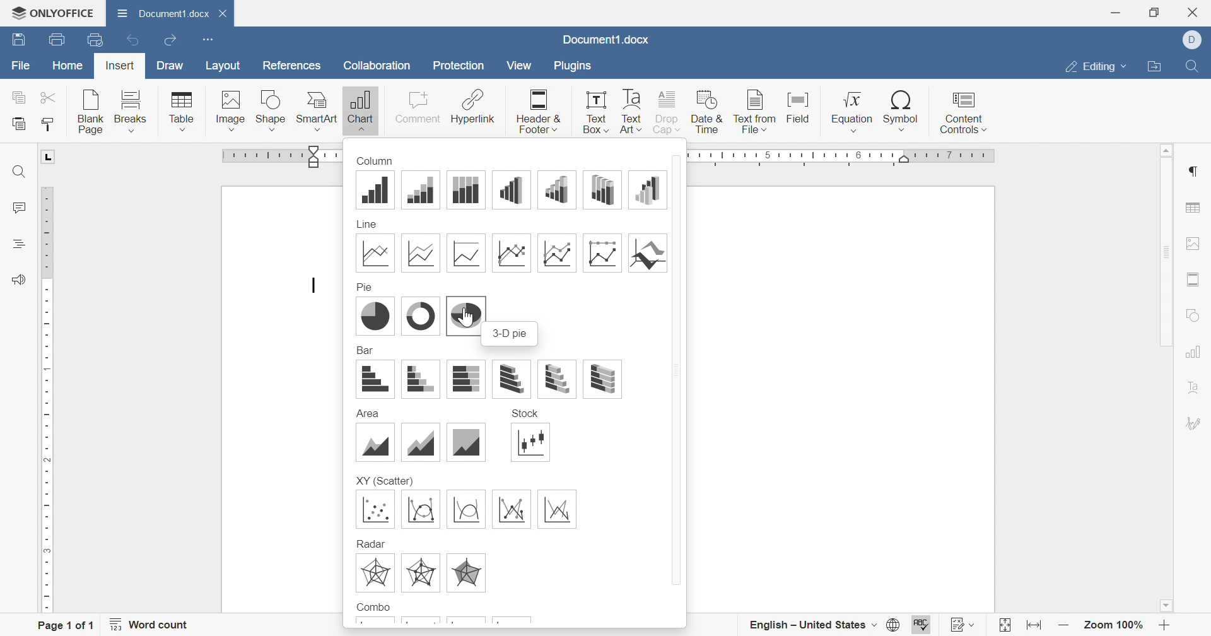 The height and width of the screenshot is (636, 1211). What do you see at coordinates (131, 110) in the screenshot?
I see `Breaks` at bounding box center [131, 110].